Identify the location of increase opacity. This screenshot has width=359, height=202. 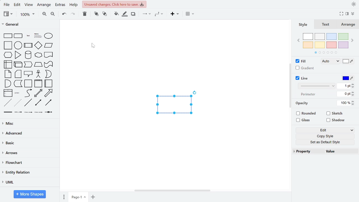
(354, 102).